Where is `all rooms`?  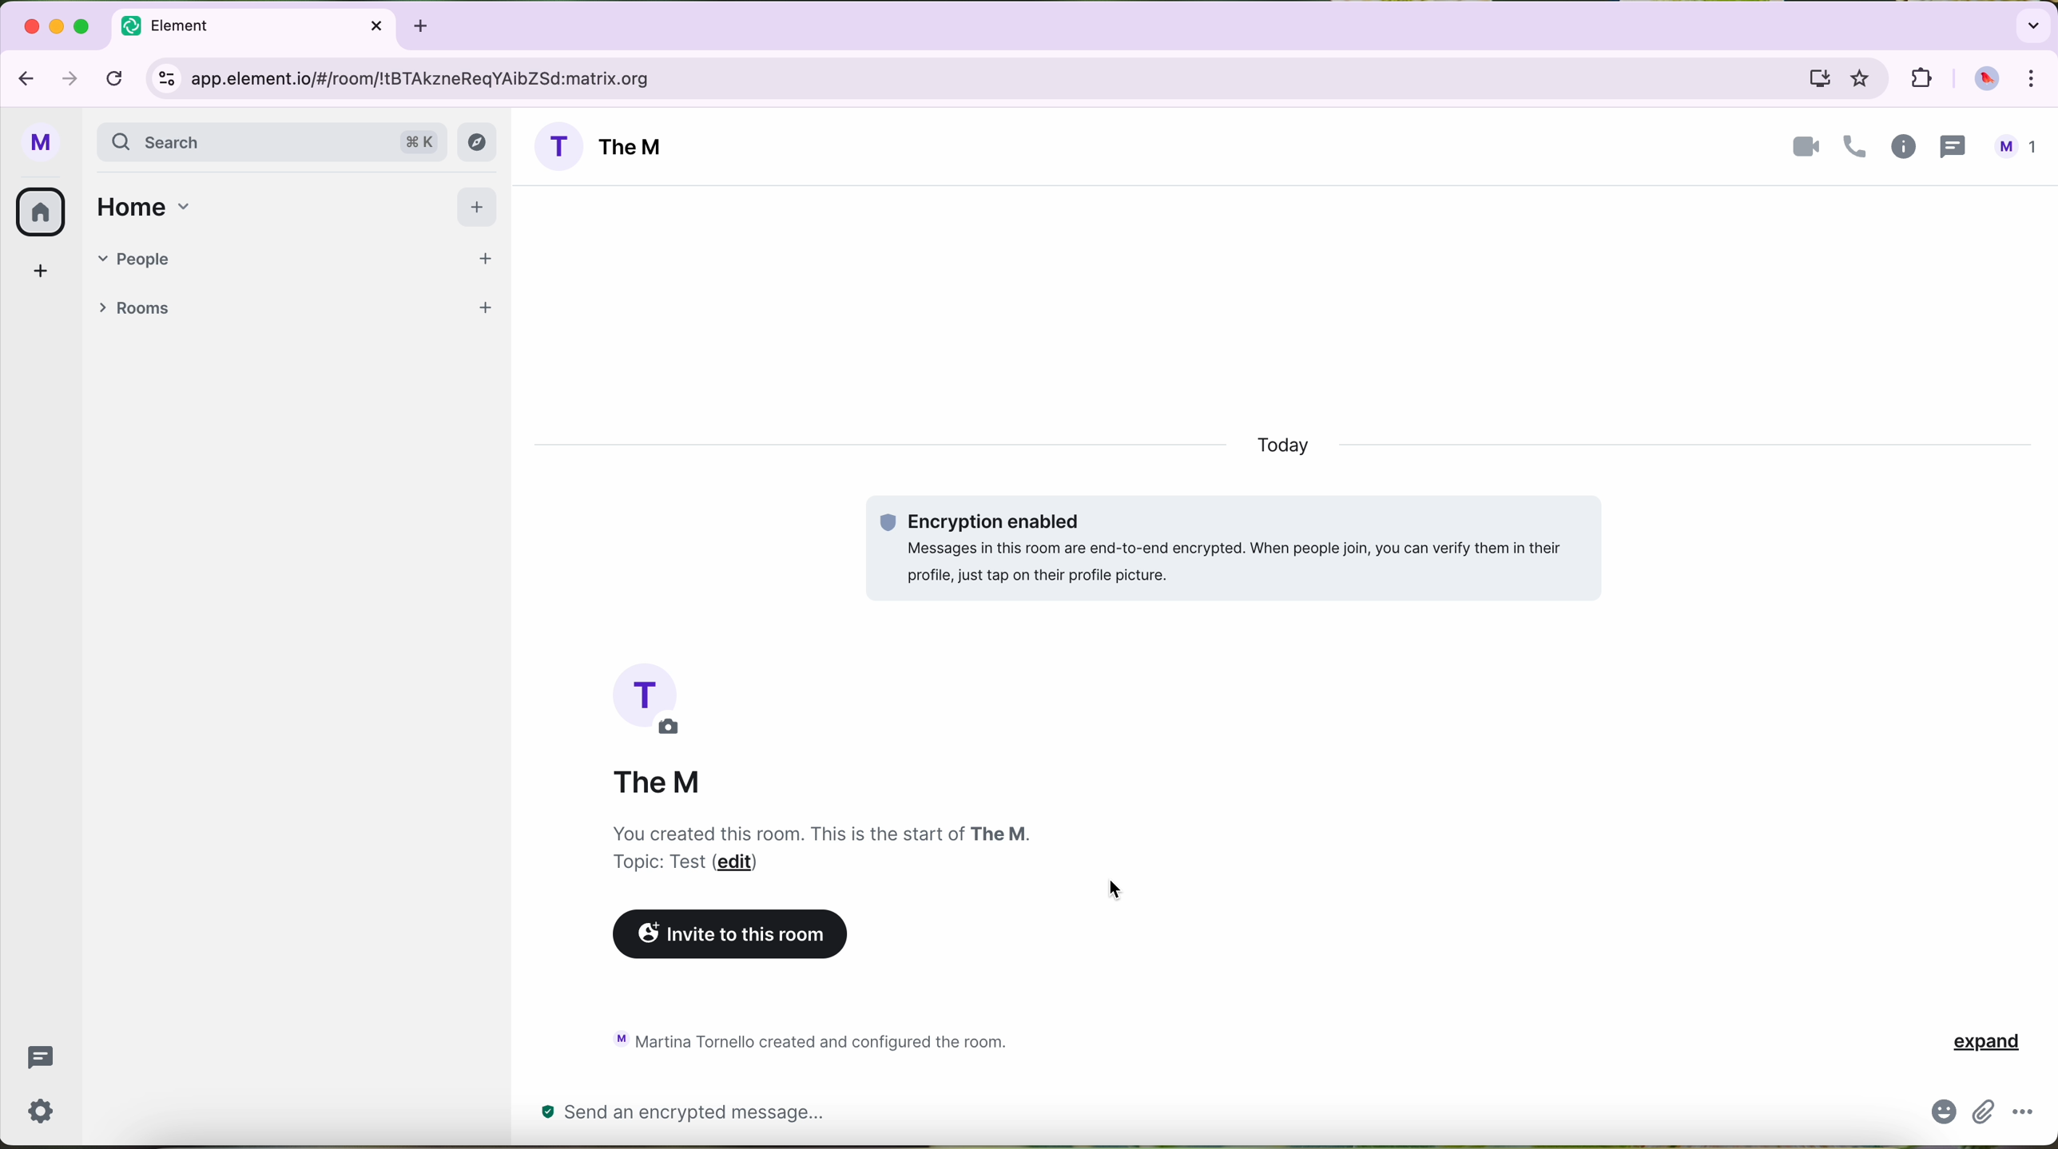 all rooms is located at coordinates (39, 210).